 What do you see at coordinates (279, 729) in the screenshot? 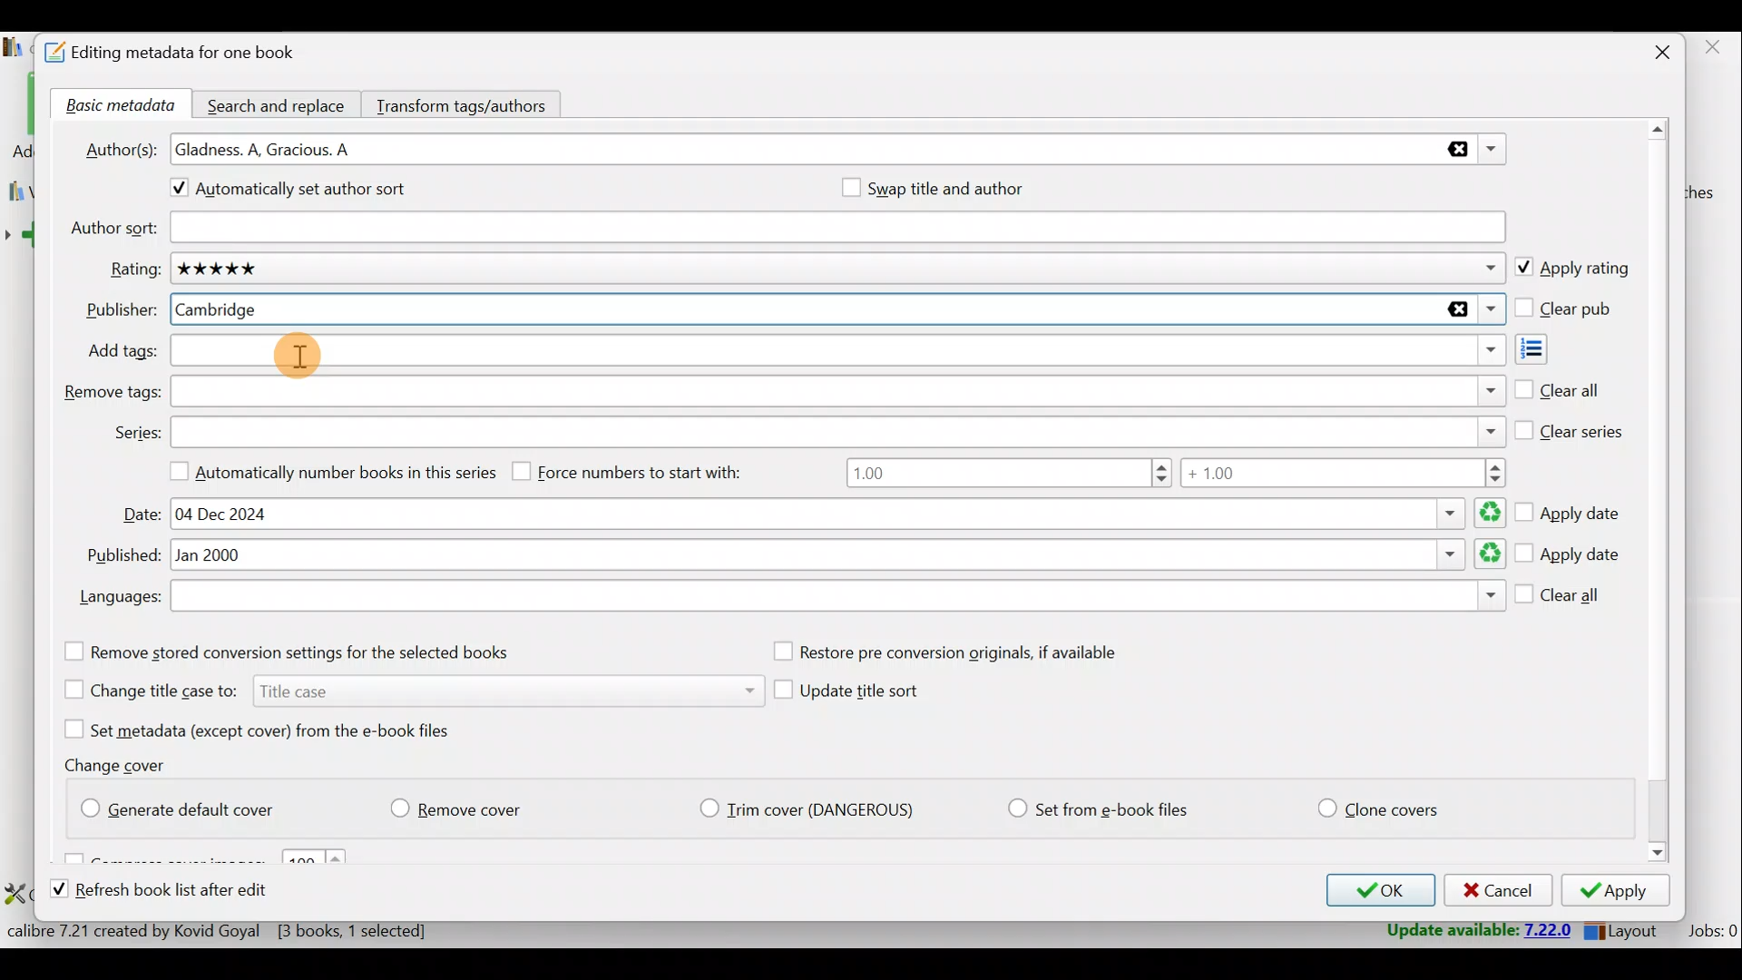
I see `Set metadata (except cover) from the e-book files` at bounding box center [279, 729].